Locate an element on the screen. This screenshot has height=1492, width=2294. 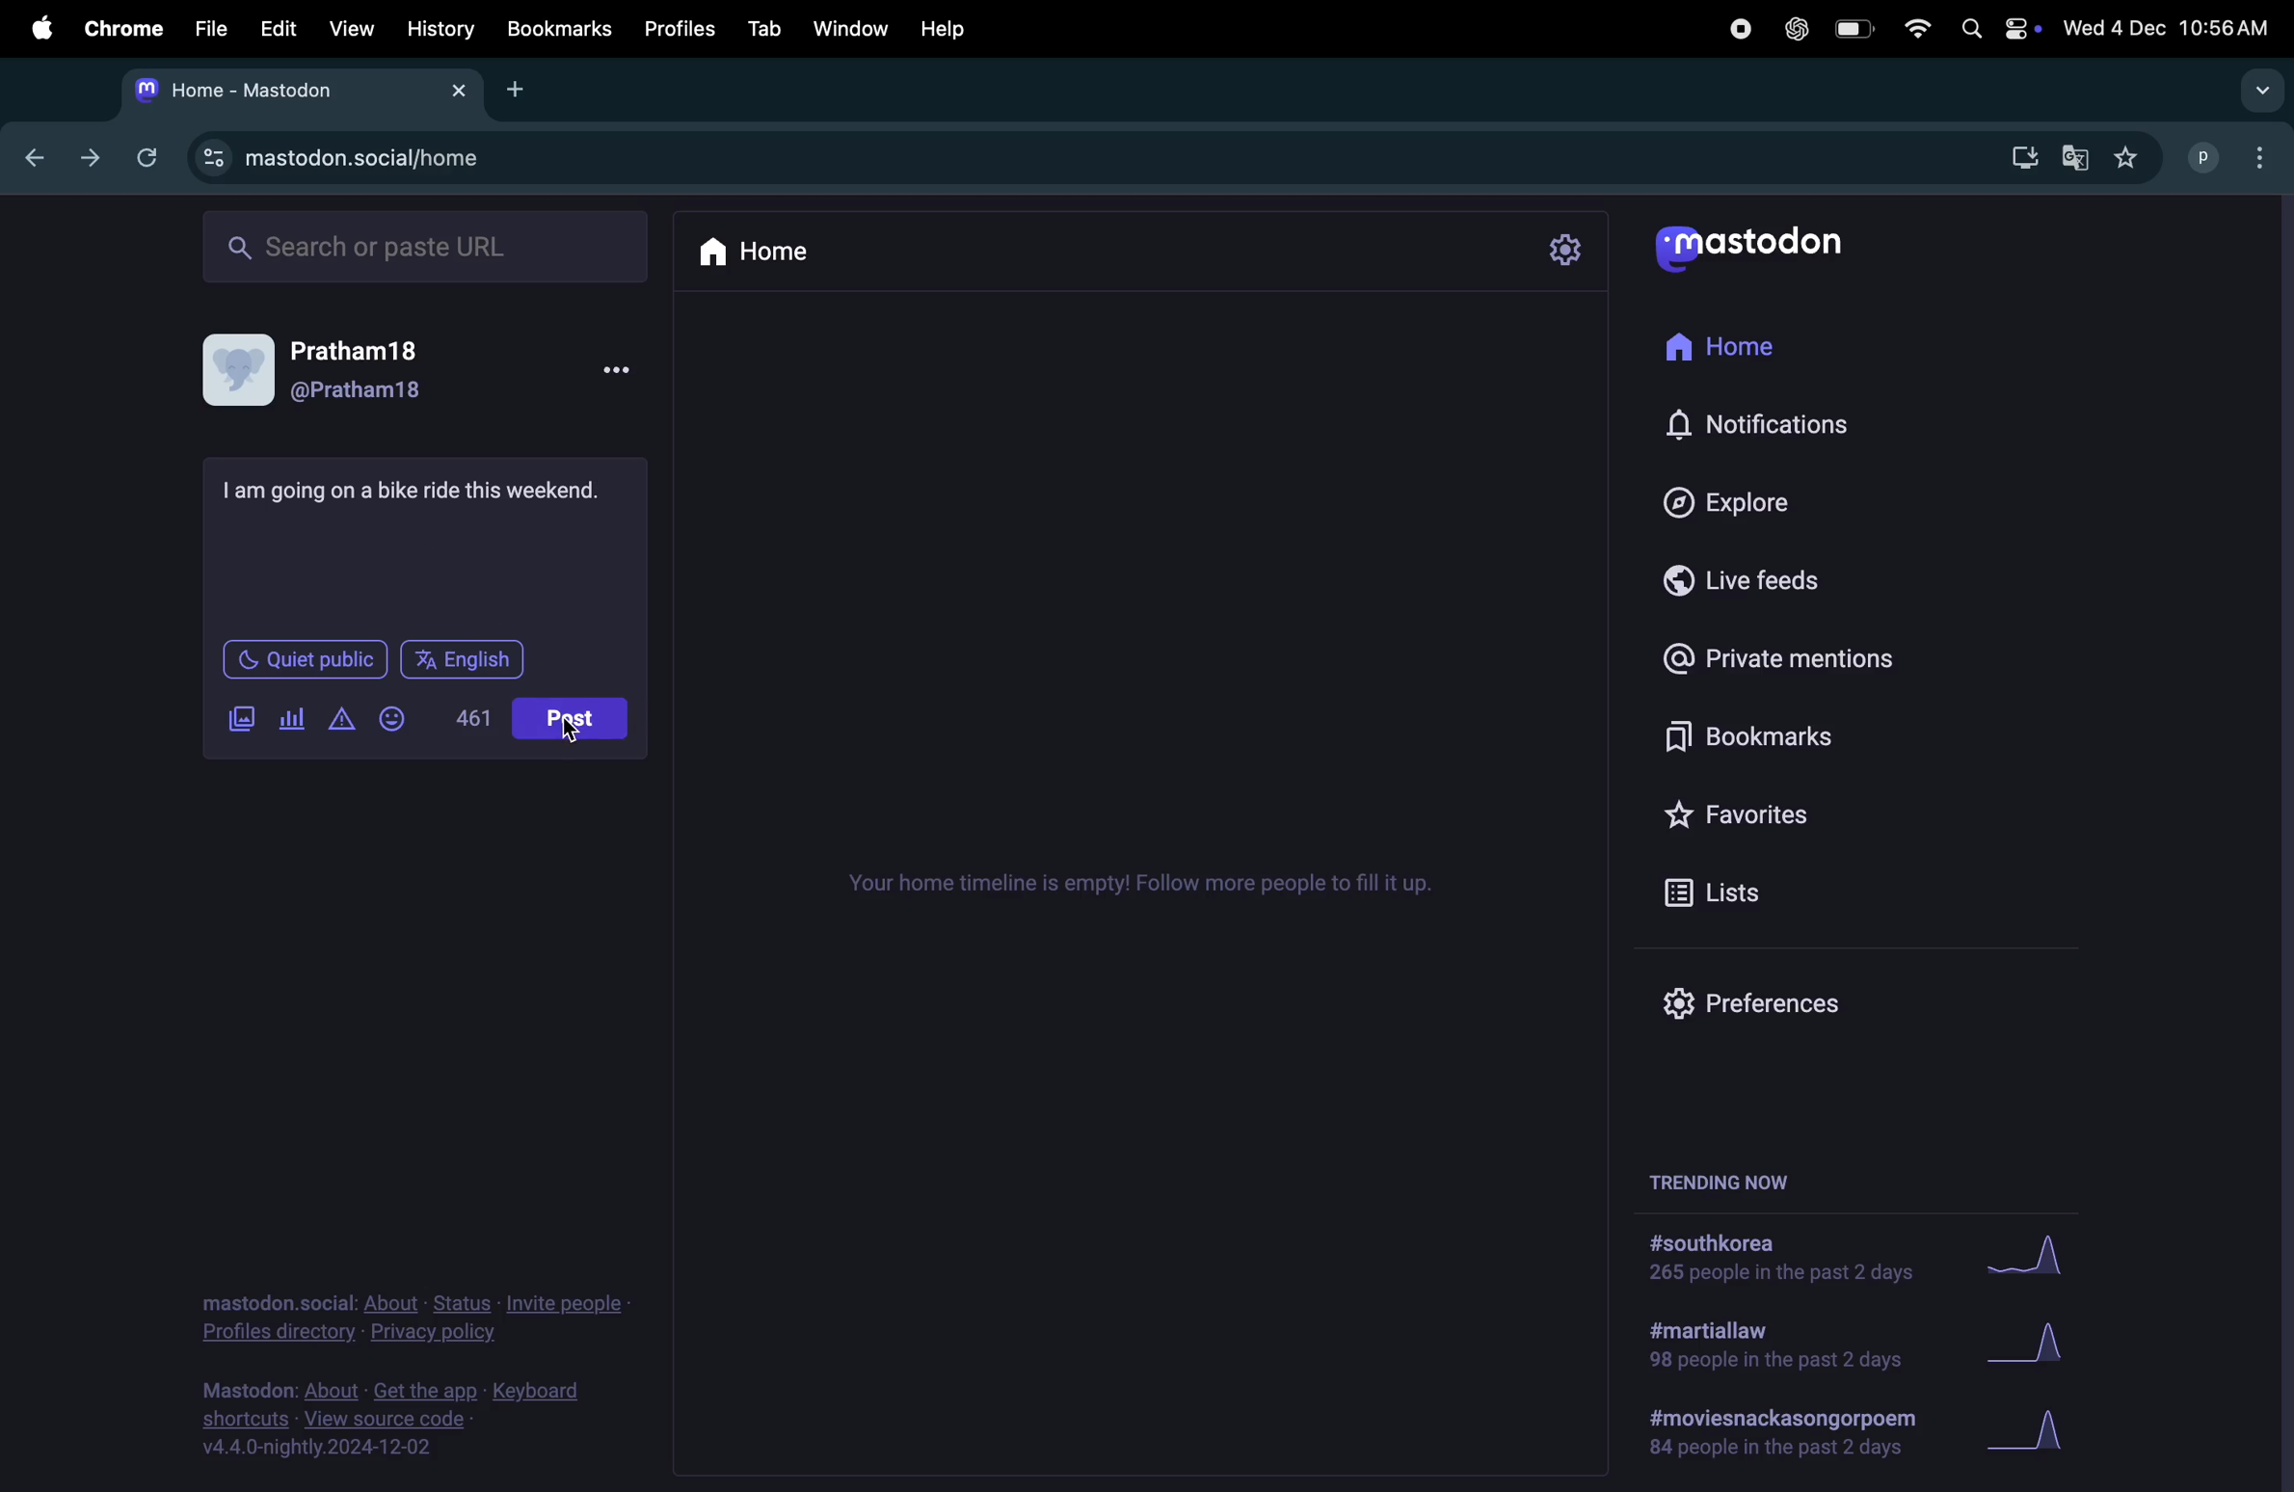
book marks is located at coordinates (1781, 729).